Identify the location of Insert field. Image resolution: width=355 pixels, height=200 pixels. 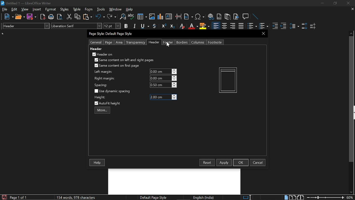
(189, 17).